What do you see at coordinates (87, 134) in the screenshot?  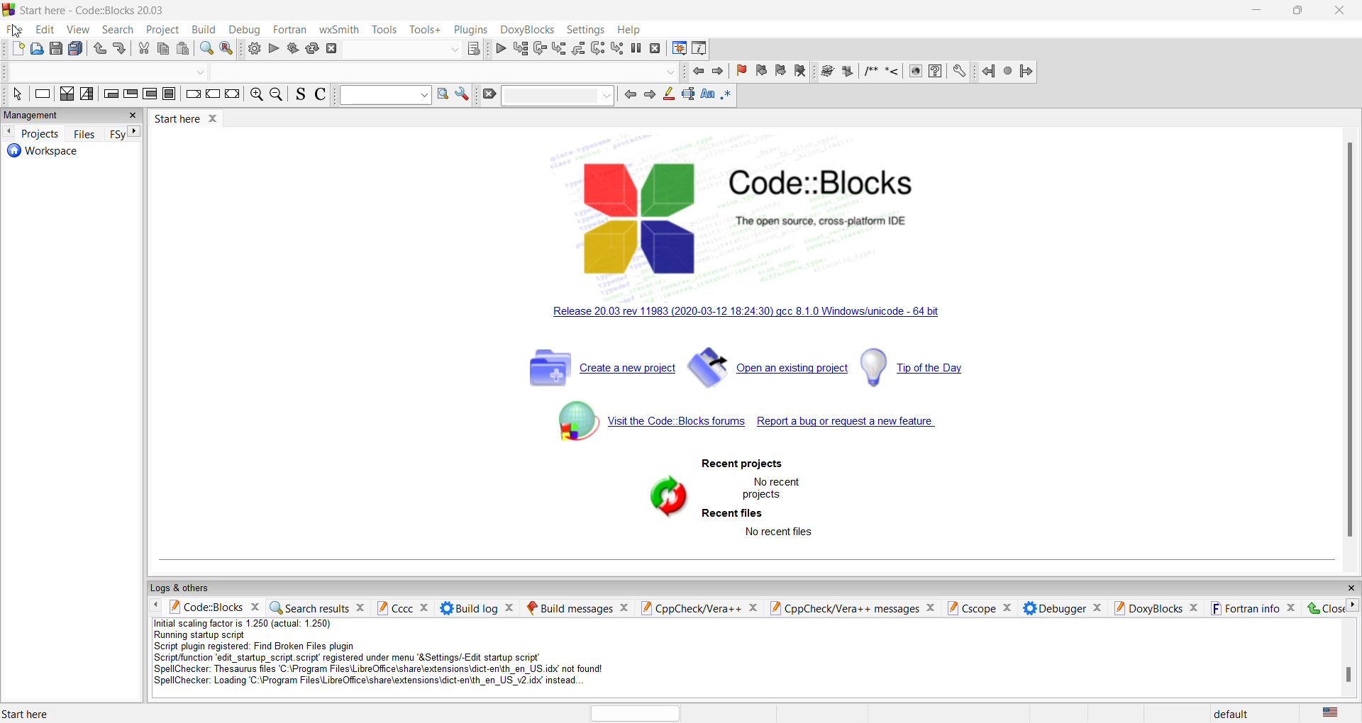 I see `files` at bounding box center [87, 134].